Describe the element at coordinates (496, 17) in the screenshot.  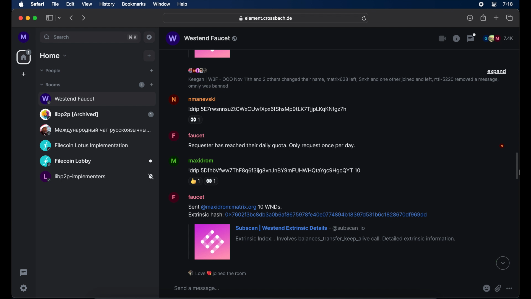
I see `new tab` at that location.